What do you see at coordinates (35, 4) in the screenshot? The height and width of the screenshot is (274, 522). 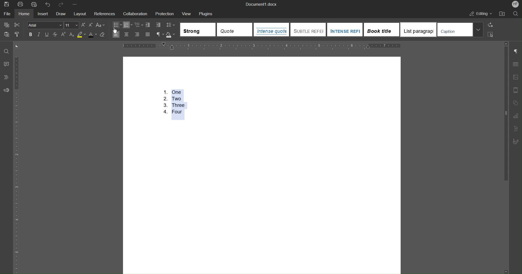 I see `Quick Print` at bounding box center [35, 4].